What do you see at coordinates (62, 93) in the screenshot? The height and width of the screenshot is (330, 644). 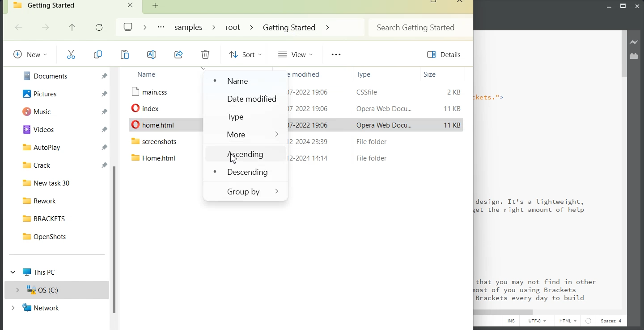 I see `Pictures` at bounding box center [62, 93].